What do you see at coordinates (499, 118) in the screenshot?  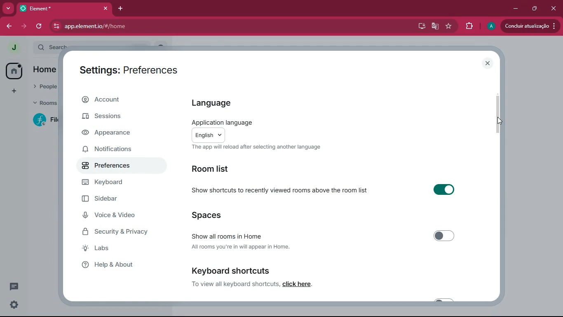 I see `scroll bar` at bounding box center [499, 118].